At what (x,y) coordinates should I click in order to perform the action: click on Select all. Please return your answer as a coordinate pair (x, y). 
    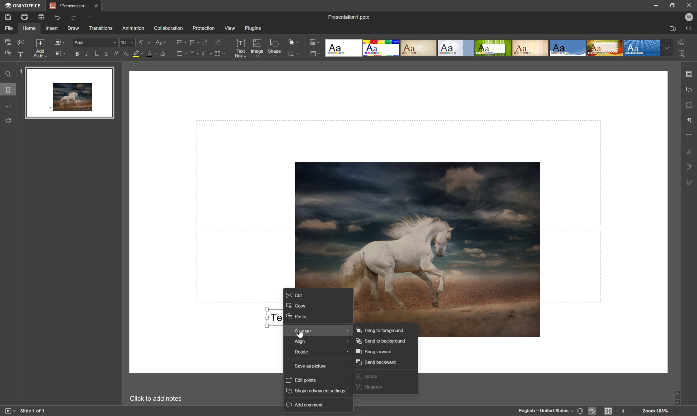
    Looking at the image, I should click on (682, 53).